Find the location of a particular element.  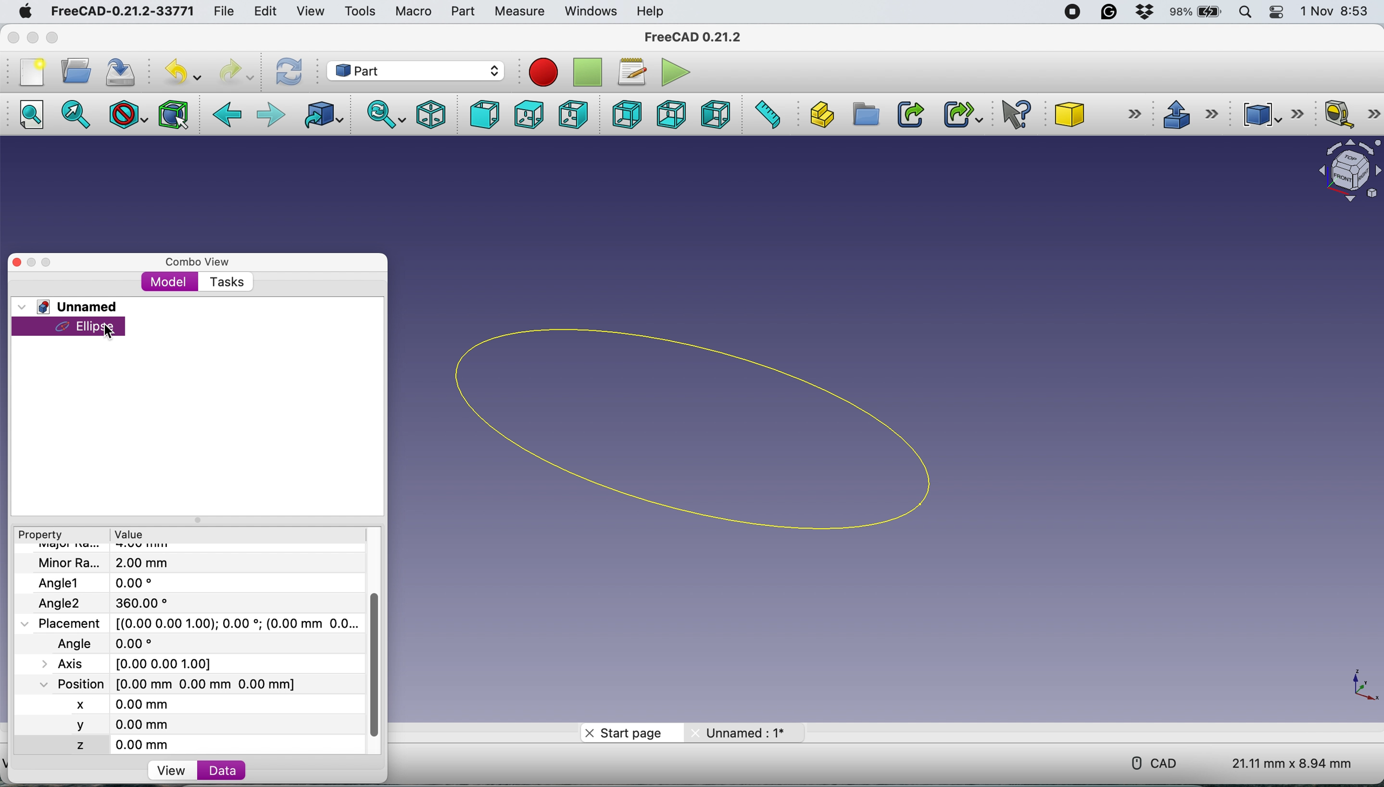

dimension is located at coordinates (1294, 763).